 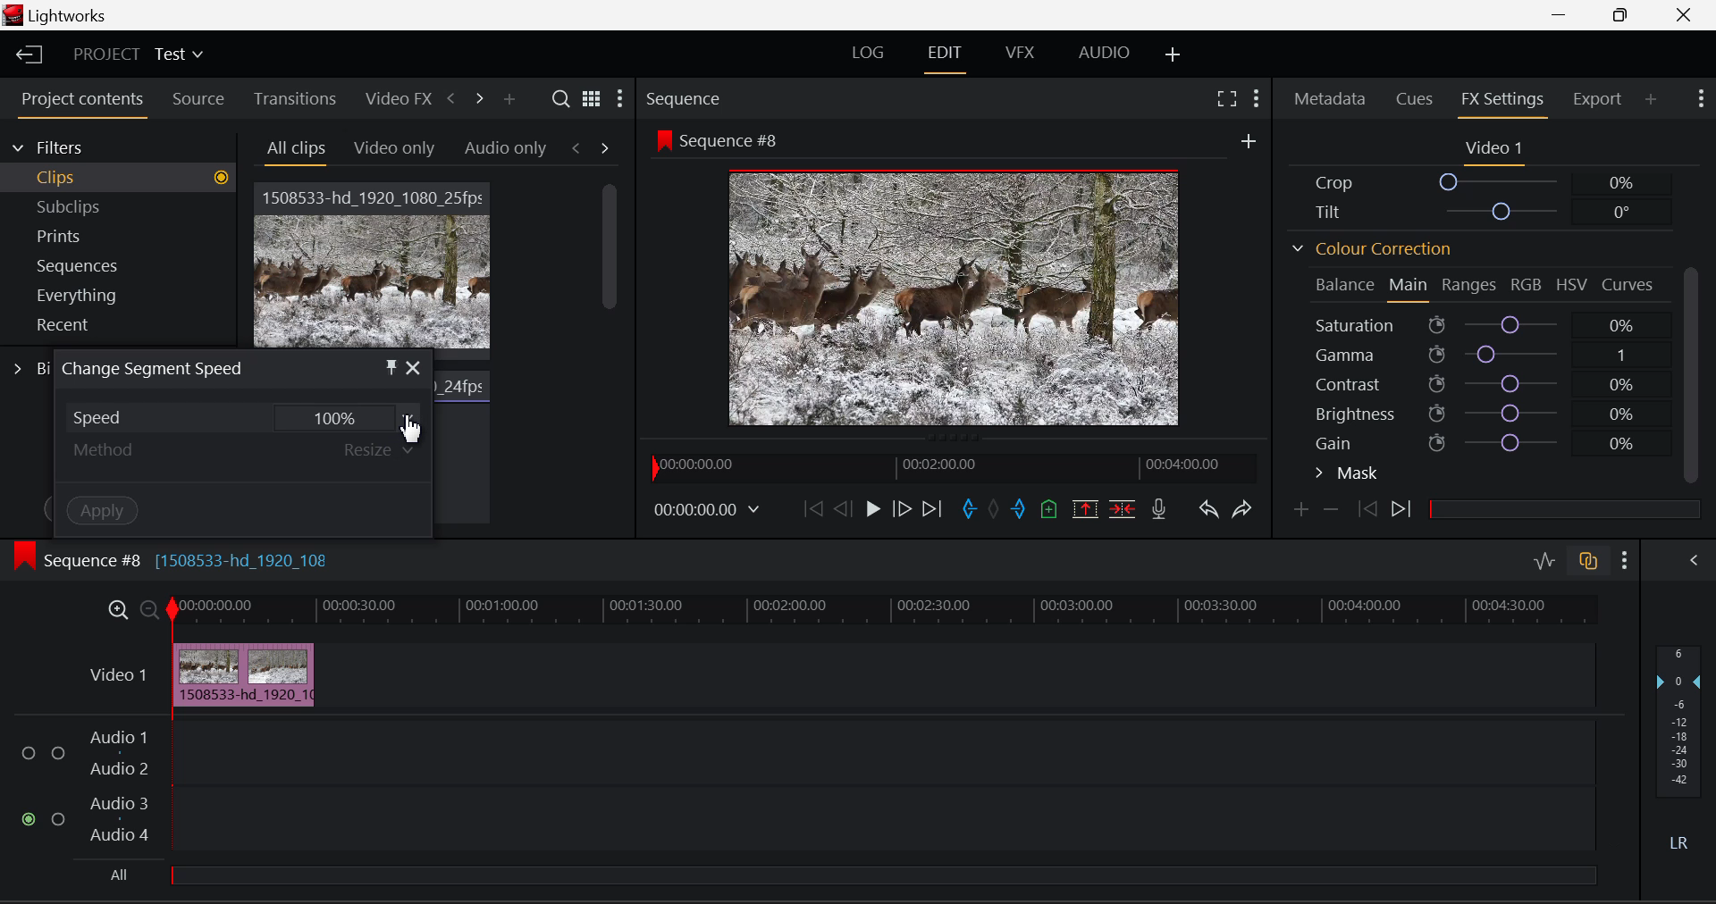 I want to click on Source Tab, so click(x=198, y=98).